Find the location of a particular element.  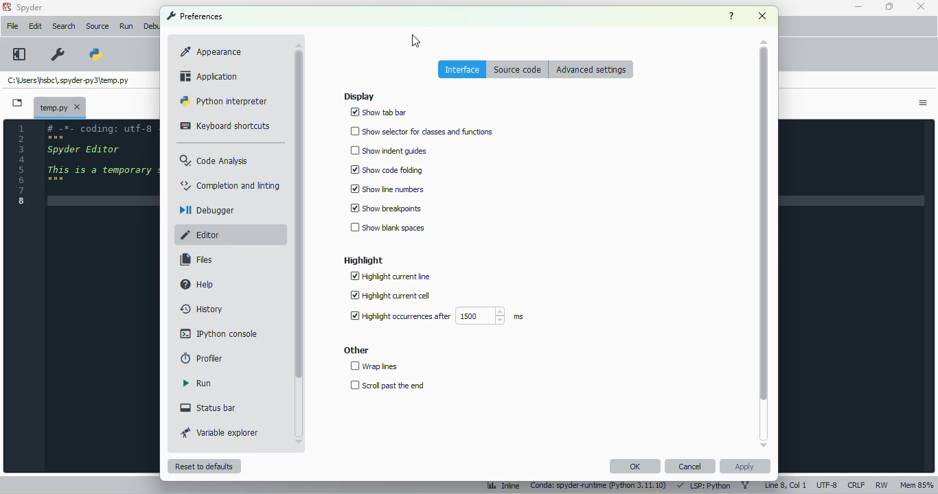

highlight occurrences after 1500 ms is located at coordinates (438, 315).